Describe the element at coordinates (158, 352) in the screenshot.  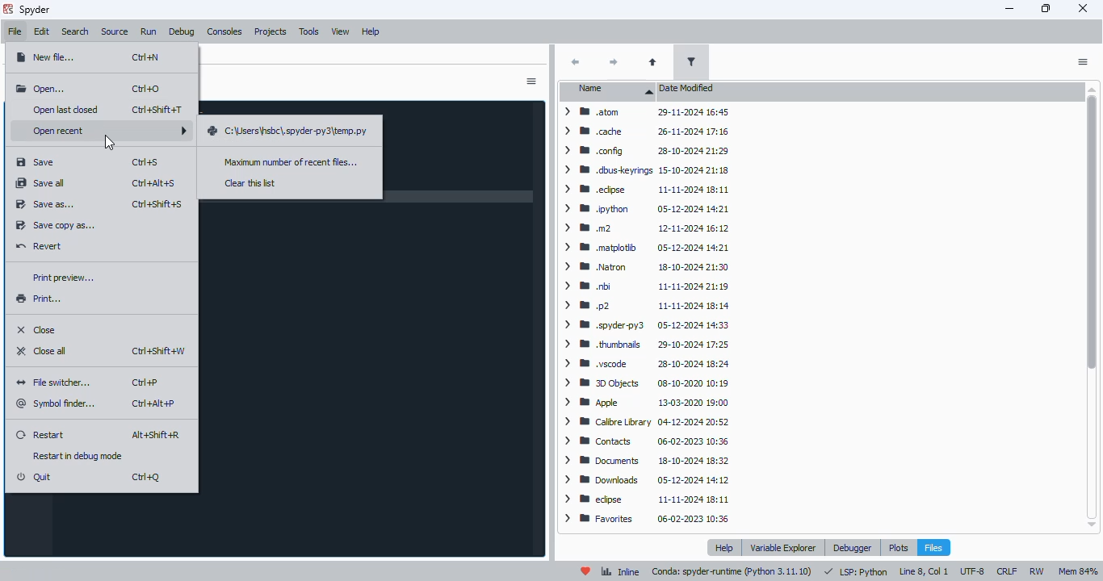
I see `shortcut for close all` at that location.